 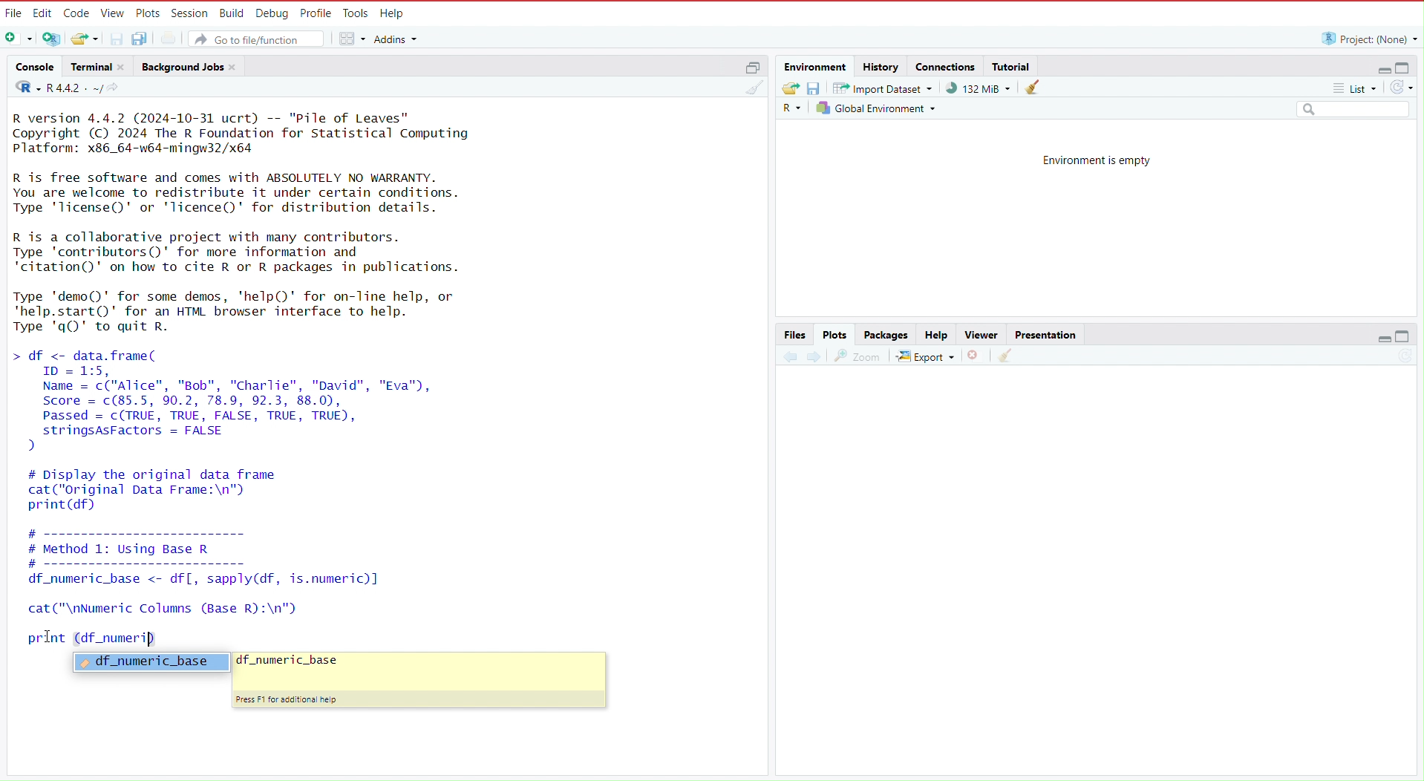 I want to click on clear console, so click(x=751, y=87).